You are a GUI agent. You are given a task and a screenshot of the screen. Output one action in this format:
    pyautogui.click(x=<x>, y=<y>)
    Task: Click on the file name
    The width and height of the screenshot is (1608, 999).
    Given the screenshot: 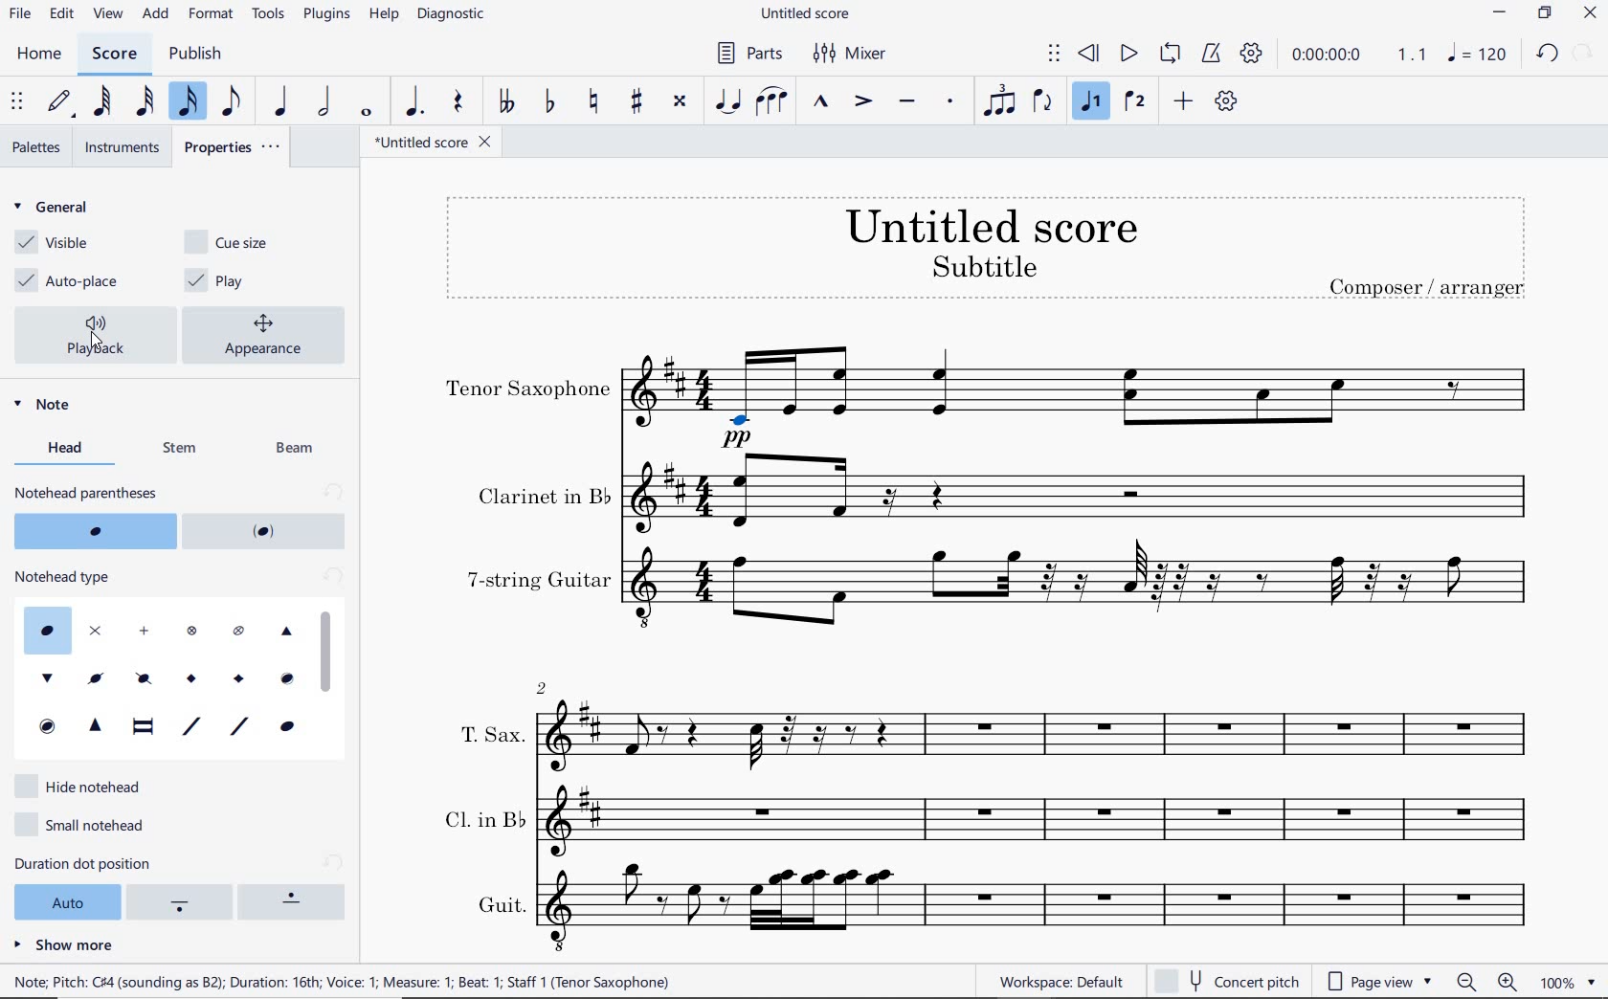 What is the action you would take?
    pyautogui.click(x=435, y=143)
    